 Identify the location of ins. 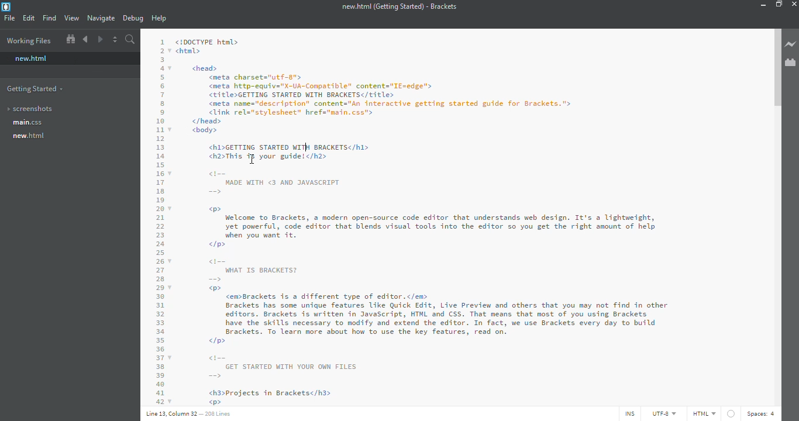
(628, 414).